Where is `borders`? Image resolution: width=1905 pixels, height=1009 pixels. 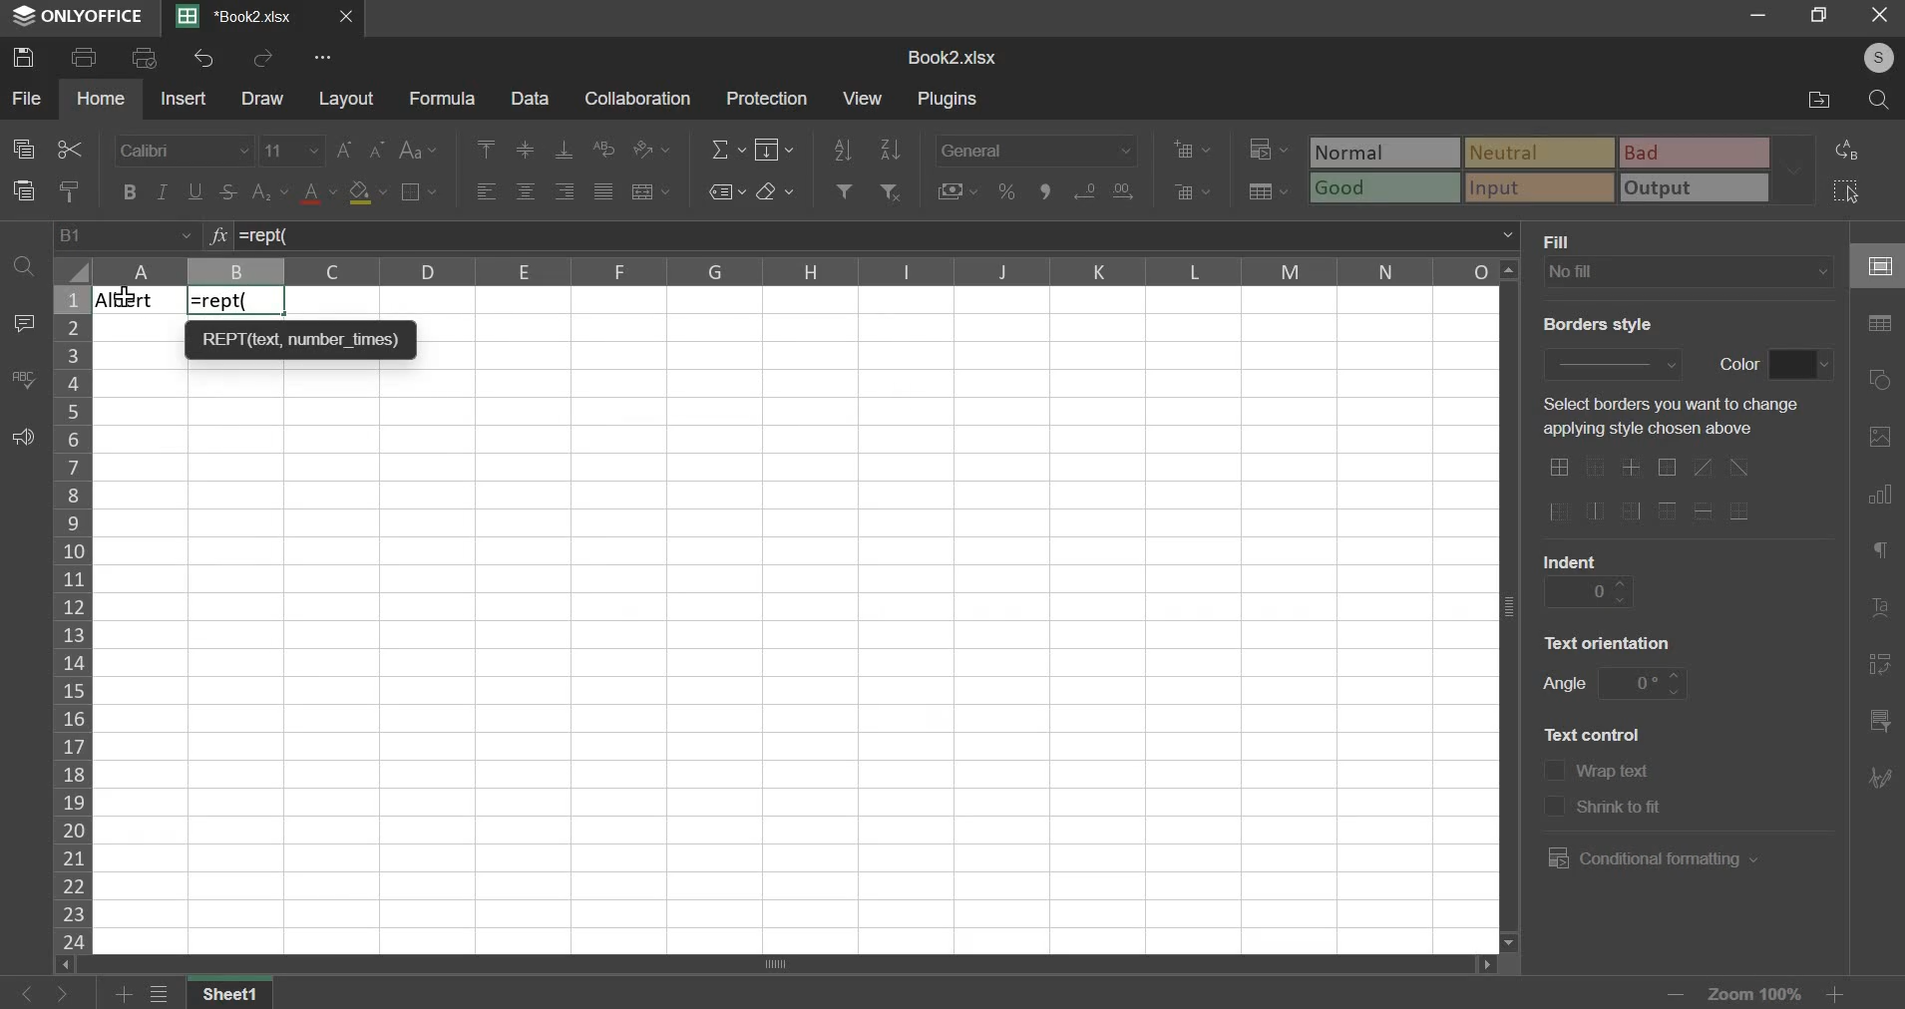 borders is located at coordinates (416, 191).